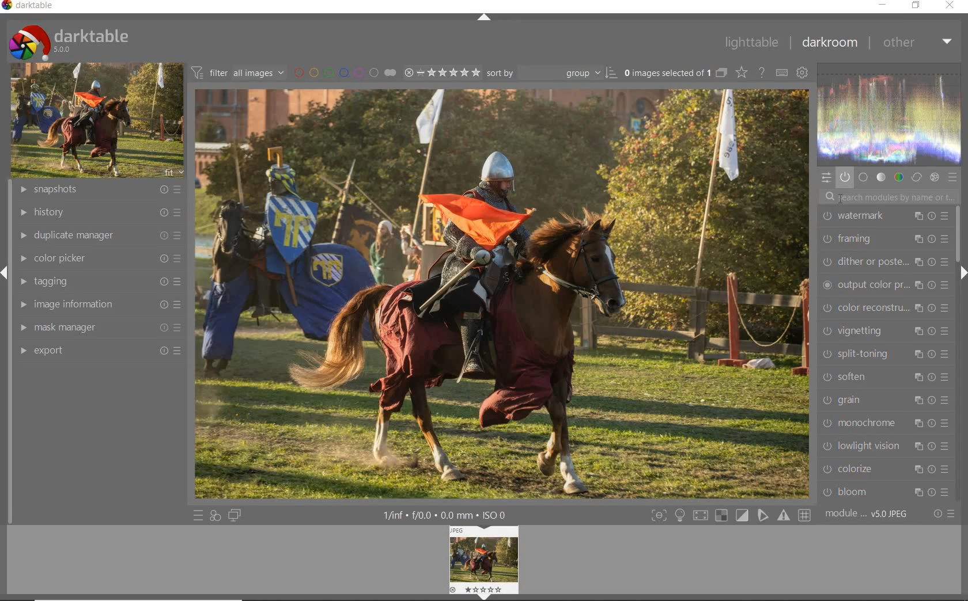 This screenshot has width=968, height=601. I want to click on framing, so click(882, 240).